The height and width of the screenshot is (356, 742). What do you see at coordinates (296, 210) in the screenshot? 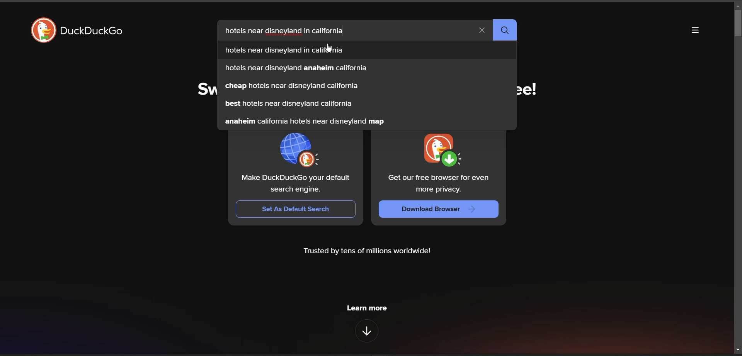
I see `Set As Default Switch` at bounding box center [296, 210].